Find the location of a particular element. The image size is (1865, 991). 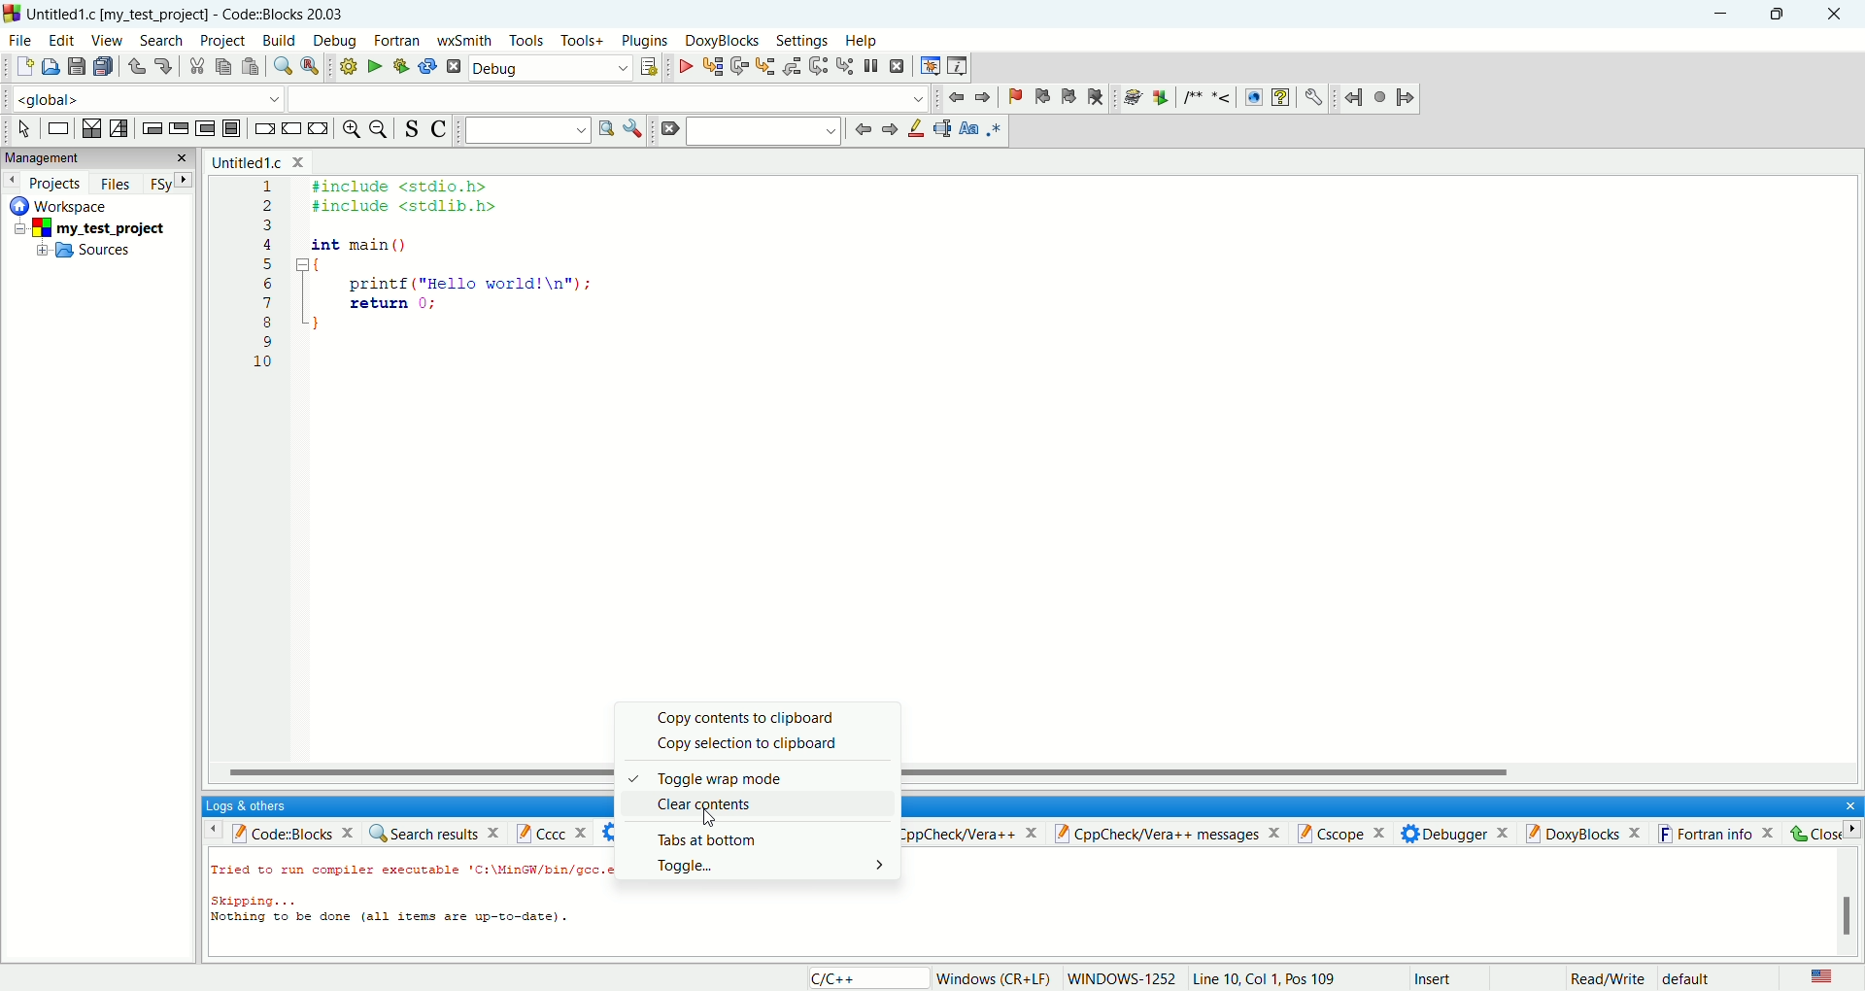

title is located at coordinates (187, 14).